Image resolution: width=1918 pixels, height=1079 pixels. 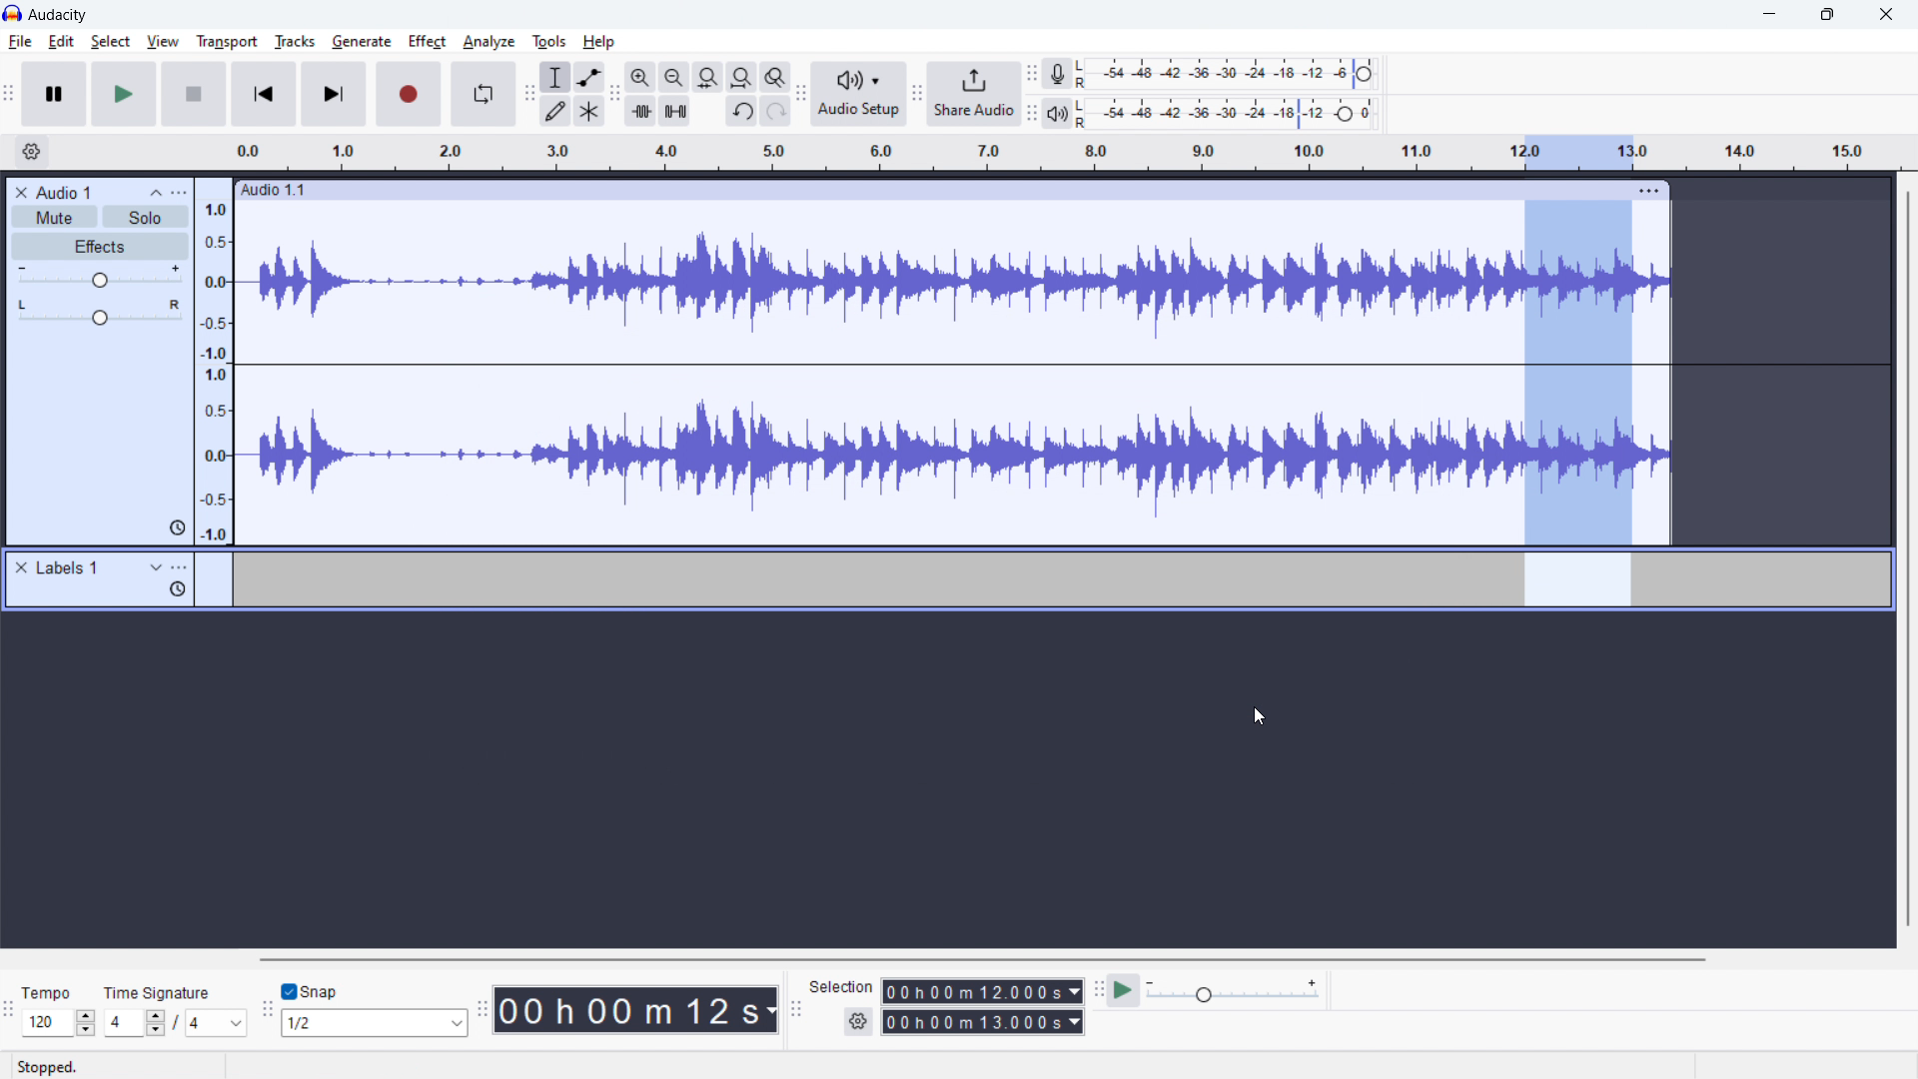 What do you see at coordinates (410, 94) in the screenshot?
I see `record` at bounding box center [410, 94].